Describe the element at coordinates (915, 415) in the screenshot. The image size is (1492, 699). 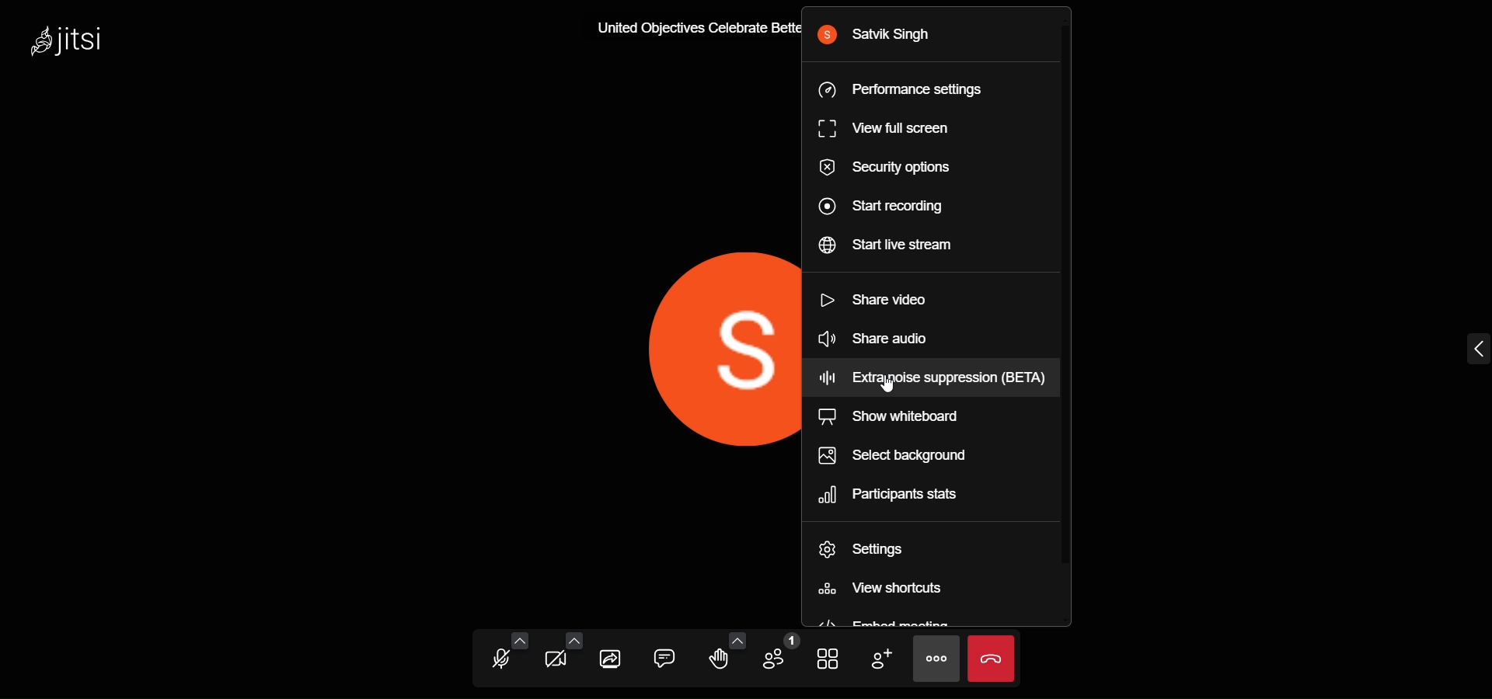
I see `show whiteboard` at that location.